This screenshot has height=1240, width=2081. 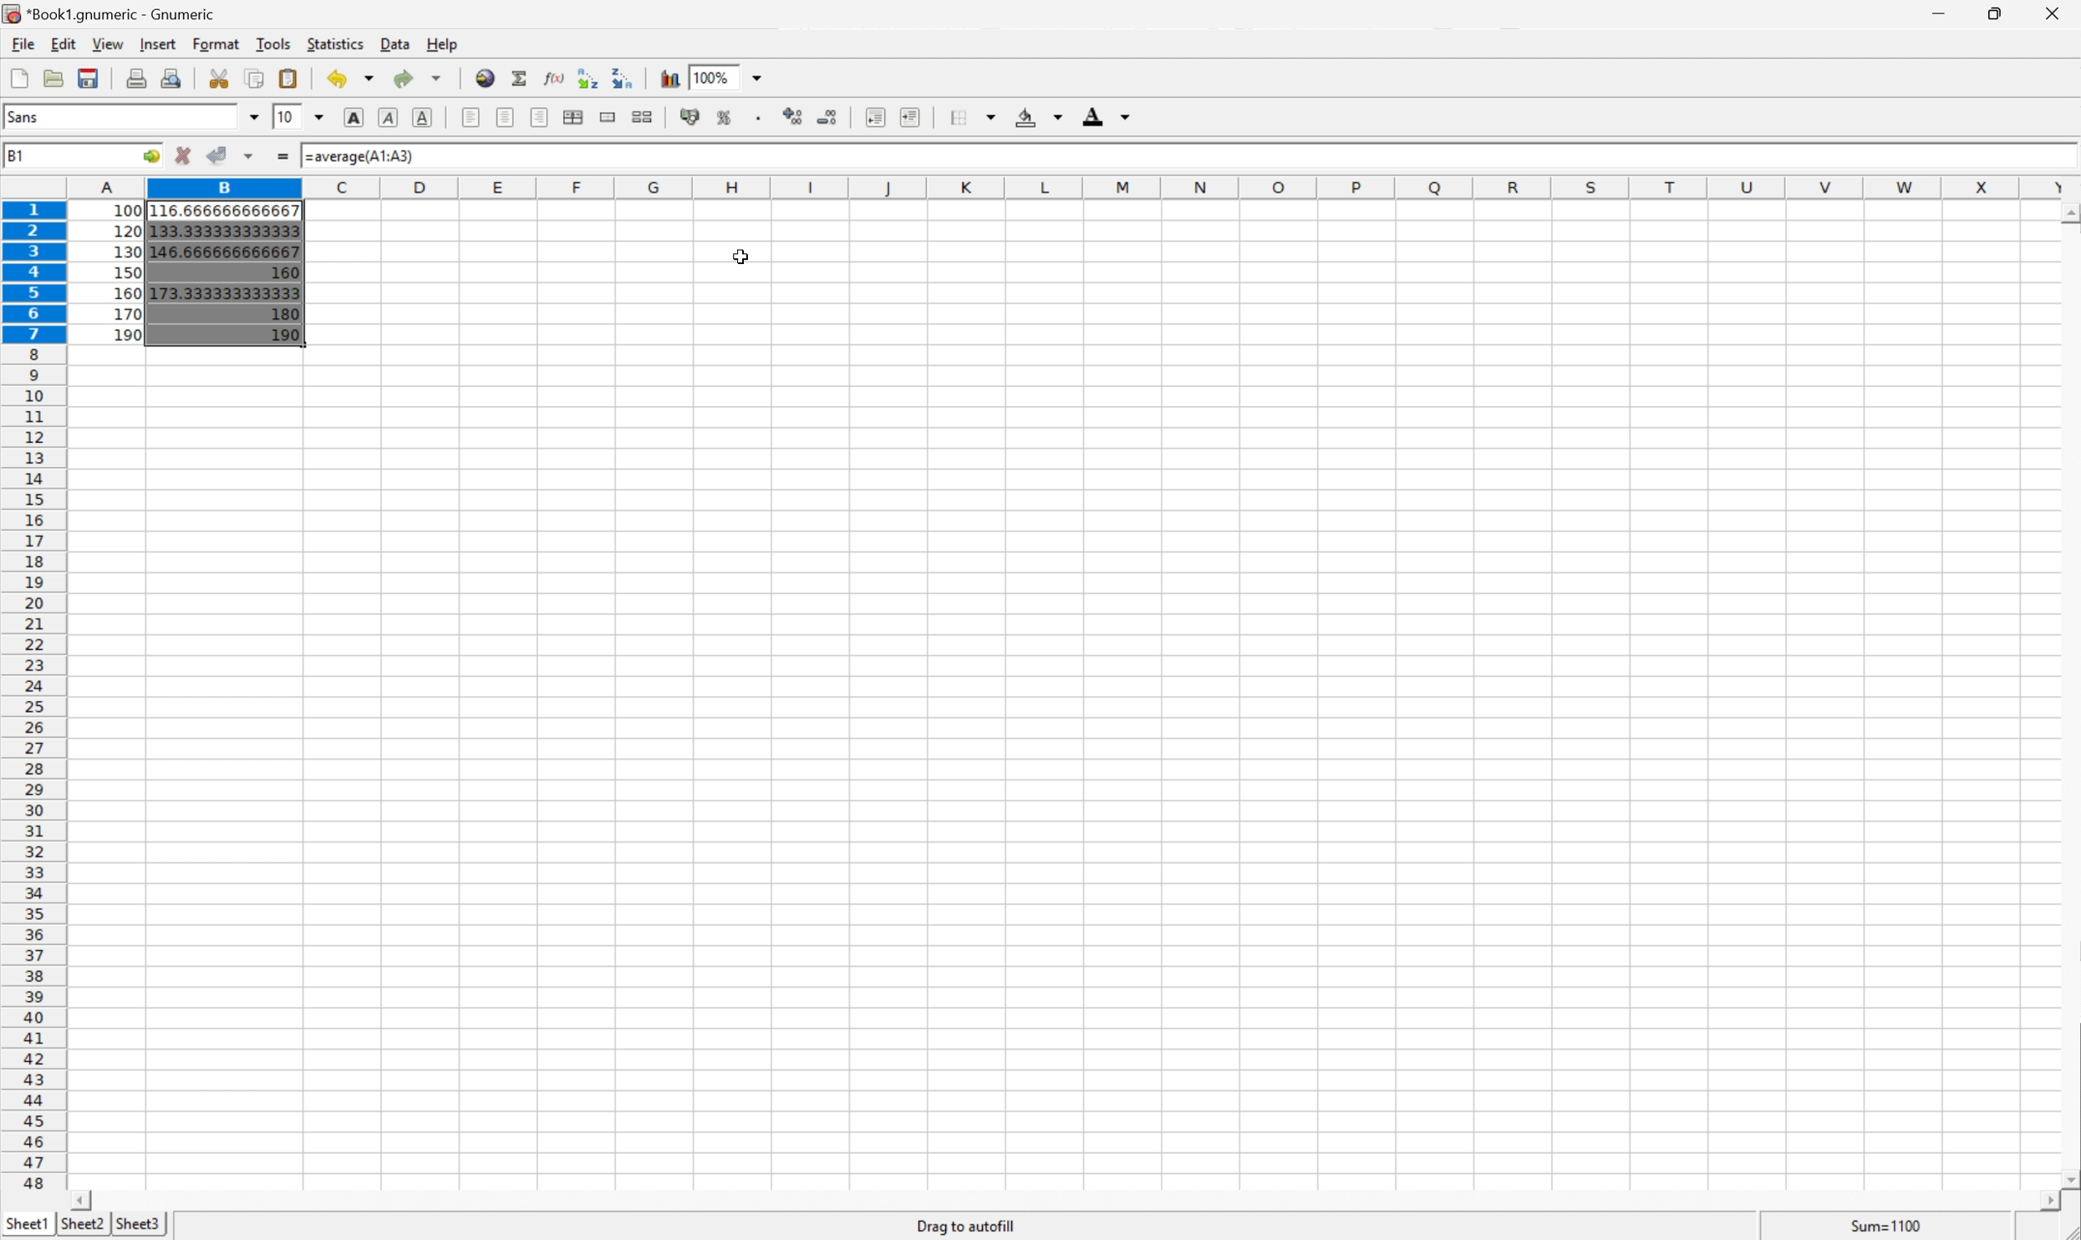 I want to click on Sum=1100, so click(x=1881, y=1222).